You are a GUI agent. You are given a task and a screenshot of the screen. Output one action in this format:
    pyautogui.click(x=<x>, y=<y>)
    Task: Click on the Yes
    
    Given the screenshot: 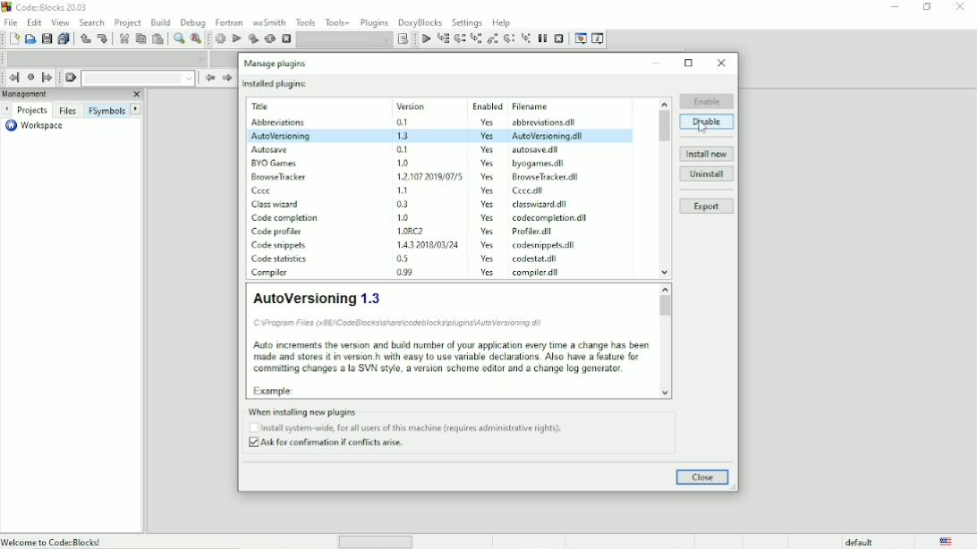 What is the action you would take?
    pyautogui.click(x=487, y=121)
    